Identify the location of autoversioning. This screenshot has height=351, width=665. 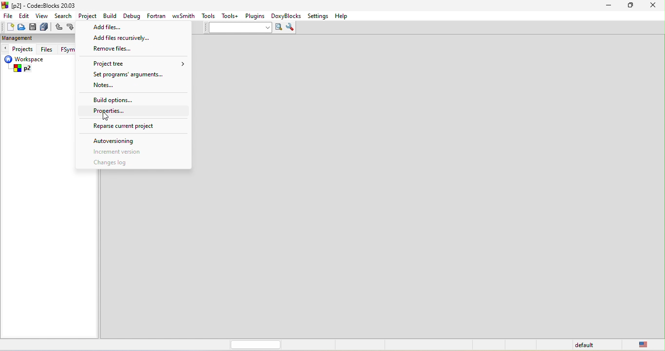
(119, 141).